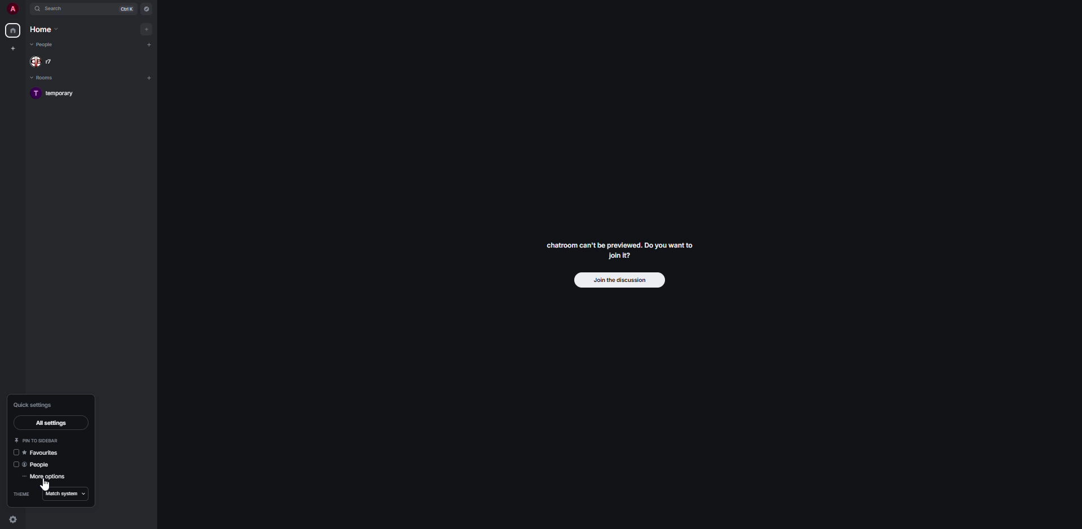  Describe the element at coordinates (44, 44) in the screenshot. I see `people` at that location.